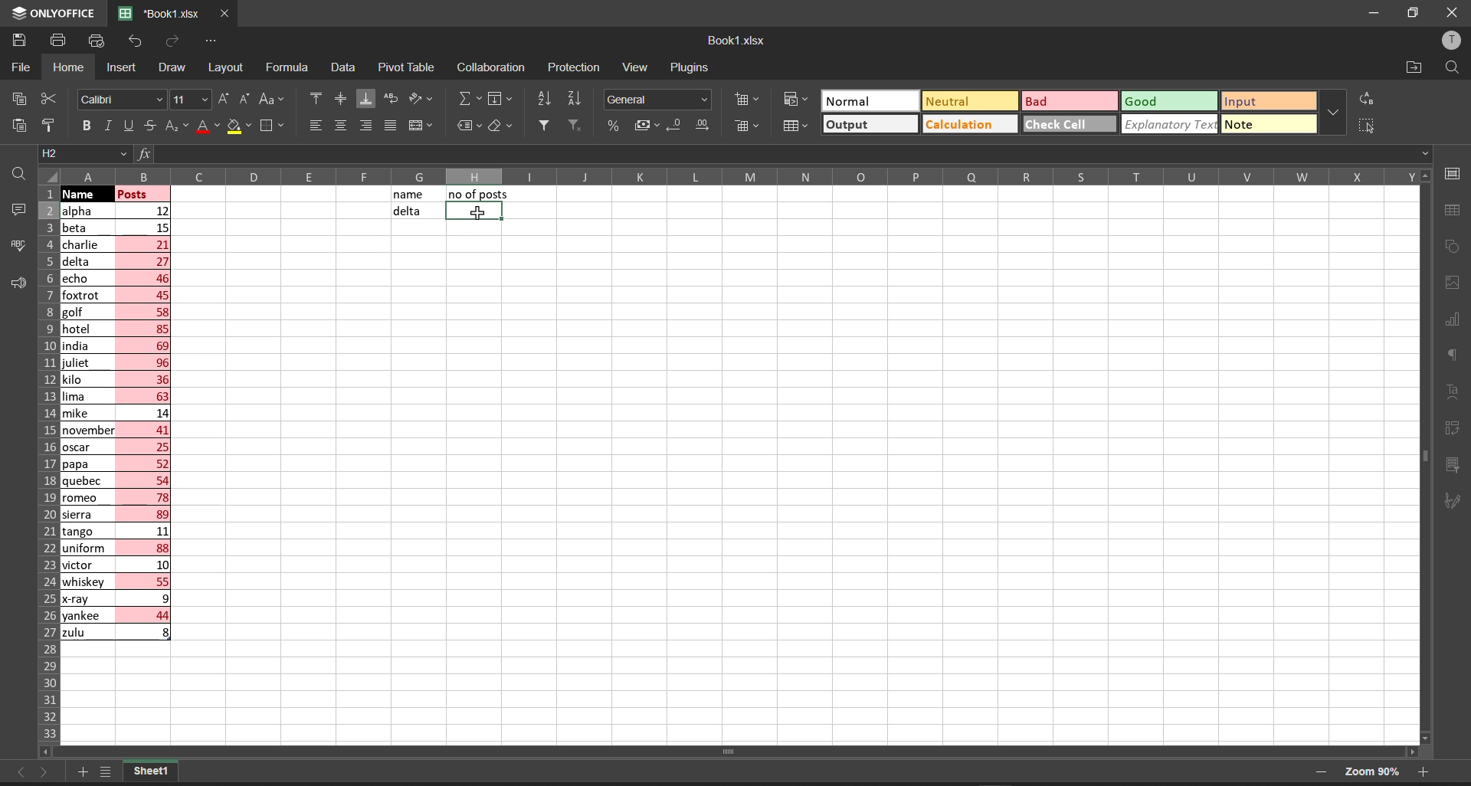 The width and height of the screenshot is (1471, 786). What do you see at coordinates (794, 126) in the screenshot?
I see `format as table` at bounding box center [794, 126].